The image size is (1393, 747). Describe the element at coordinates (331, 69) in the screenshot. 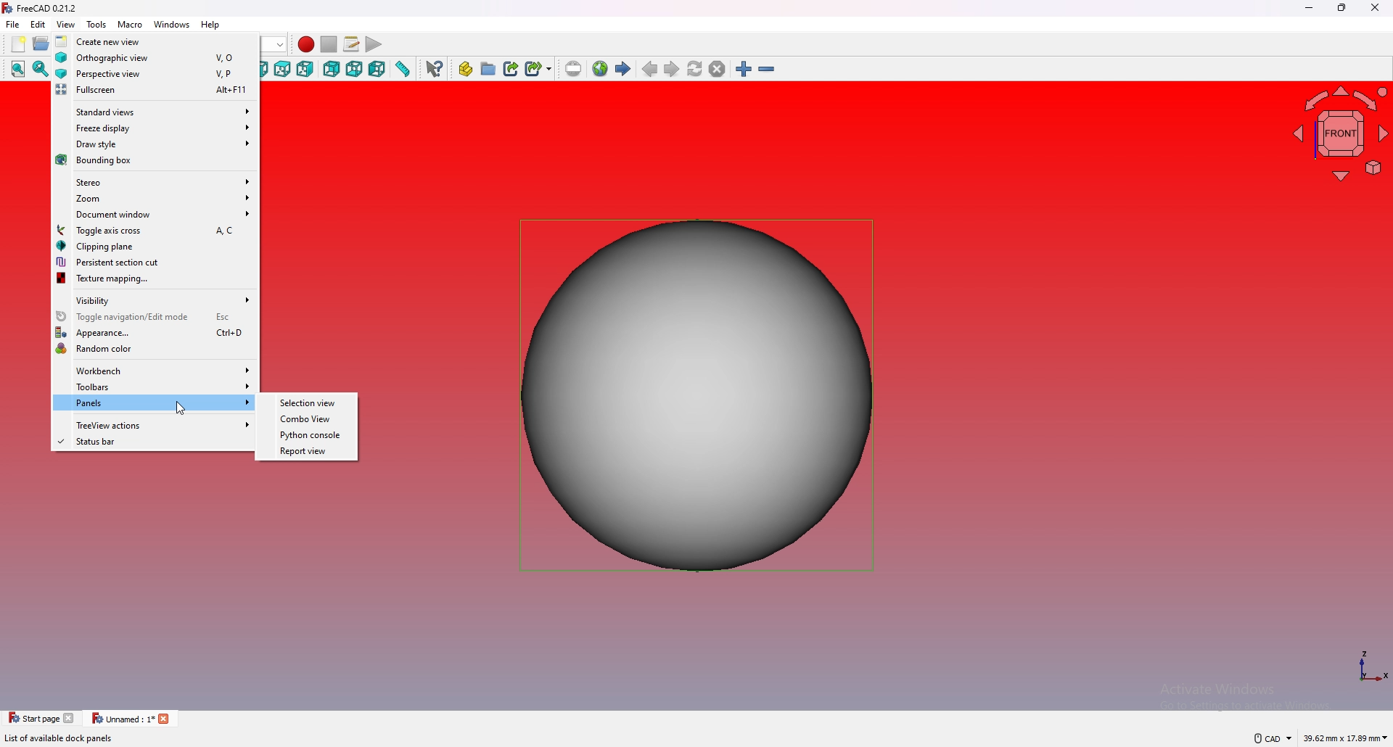

I see `rear` at that location.